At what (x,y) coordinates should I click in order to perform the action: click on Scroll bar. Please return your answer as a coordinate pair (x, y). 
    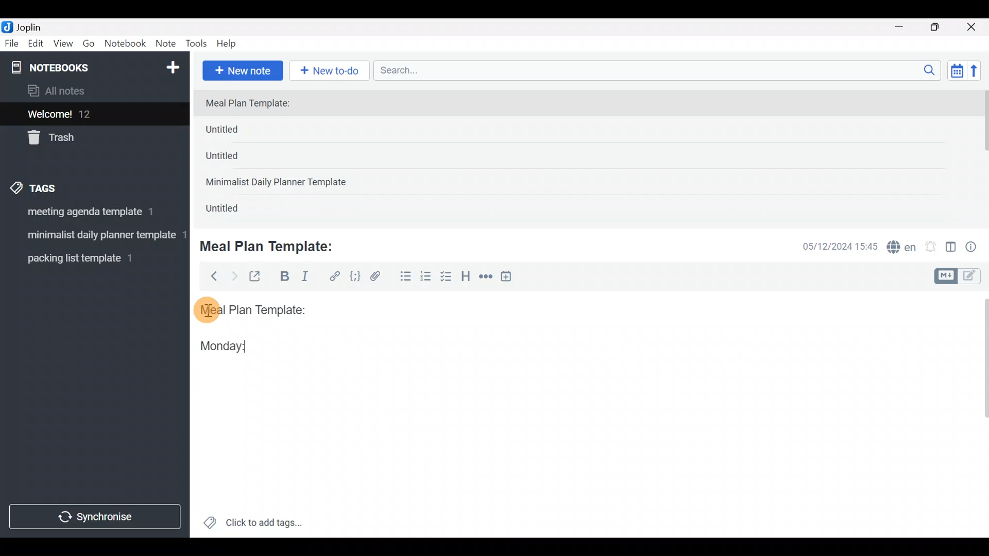
    Looking at the image, I should click on (983, 155).